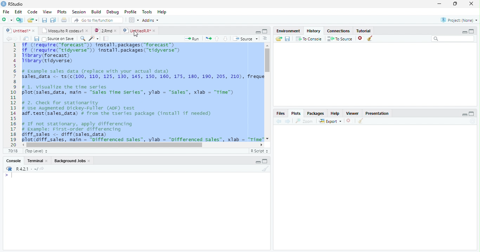 This screenshot has width=480, height=252. I want to click on Profile, so click(131, 12).